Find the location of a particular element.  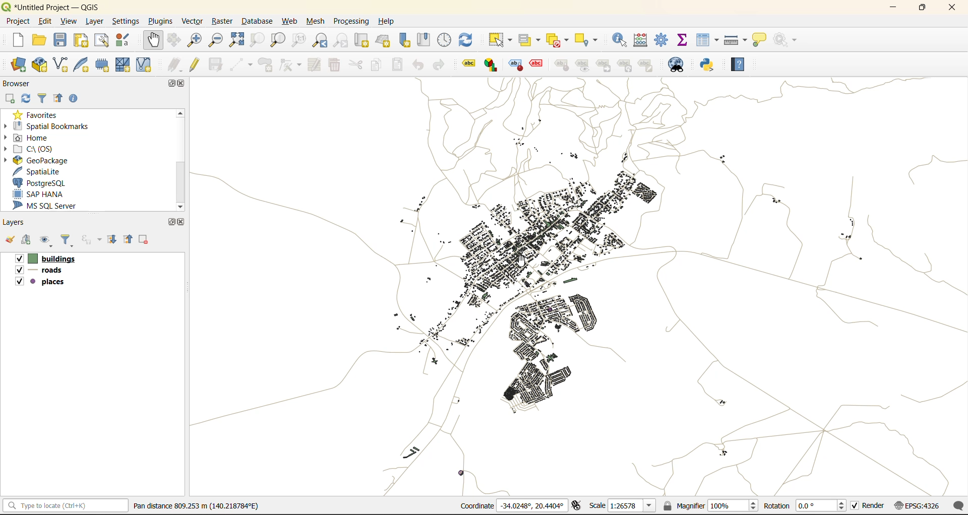

settings is located at coordinates (126, 20).